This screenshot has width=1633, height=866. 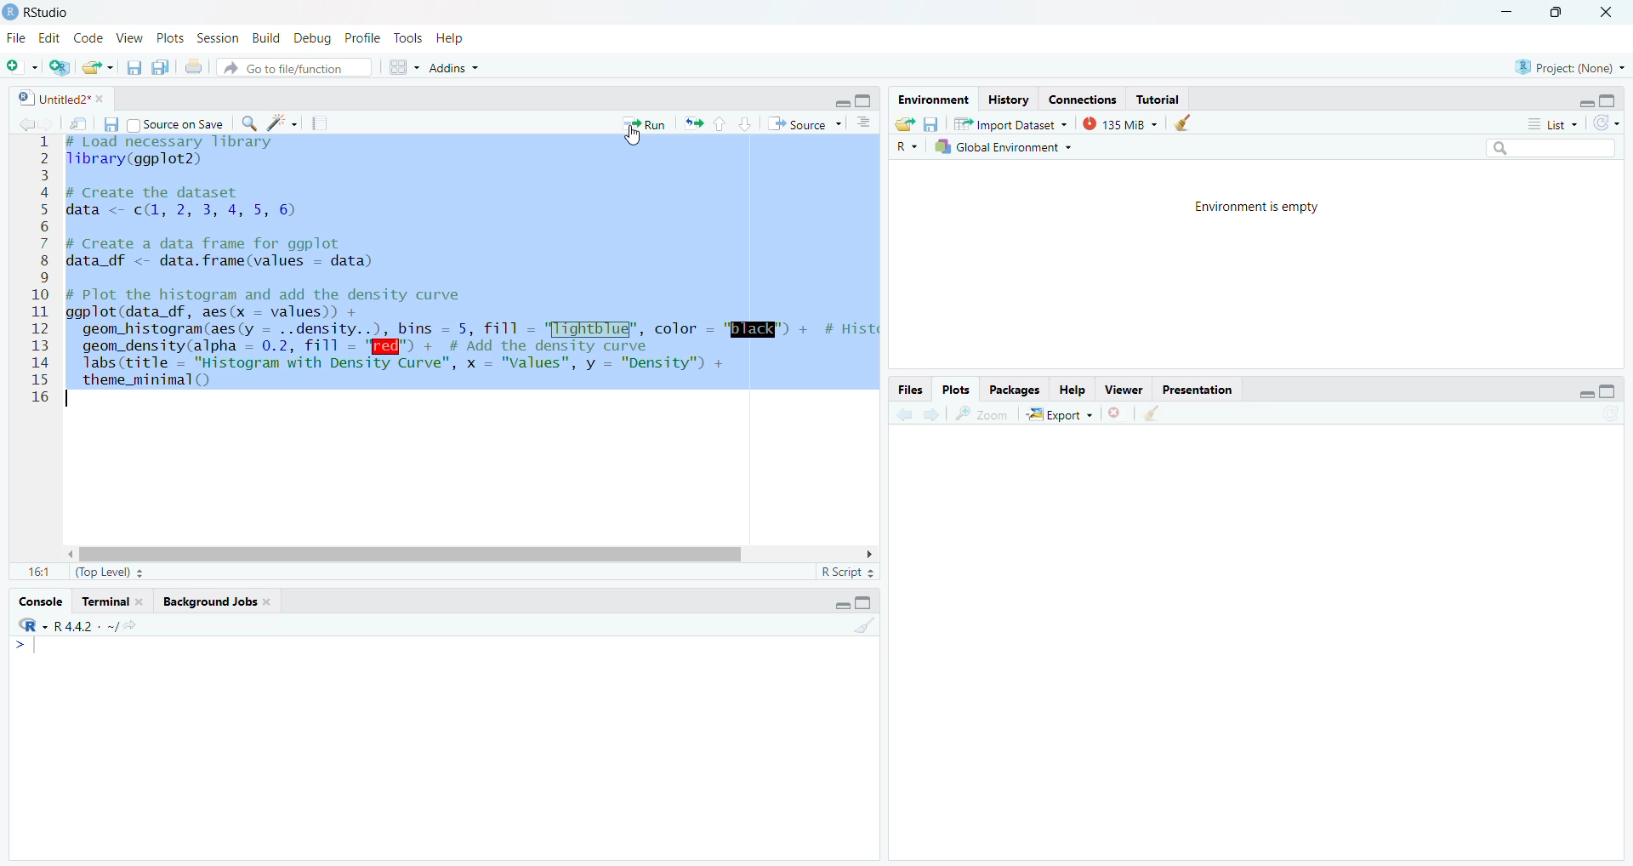 I want to click on view the current working directory, so click(x=132, y=624).